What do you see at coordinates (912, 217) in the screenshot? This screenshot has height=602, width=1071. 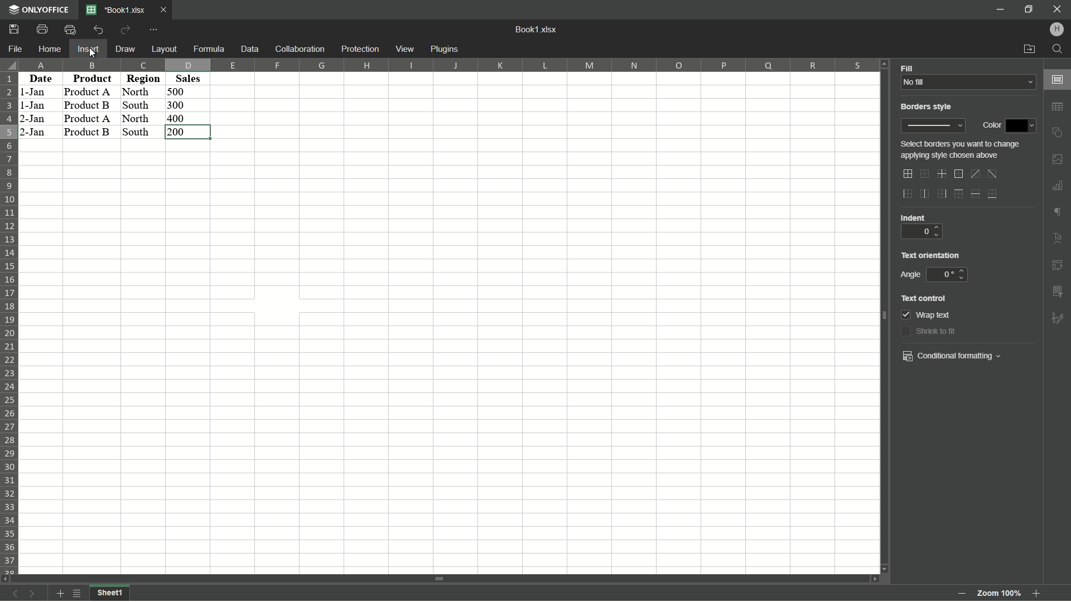 I see `indent` at bounding box center [912, 217].